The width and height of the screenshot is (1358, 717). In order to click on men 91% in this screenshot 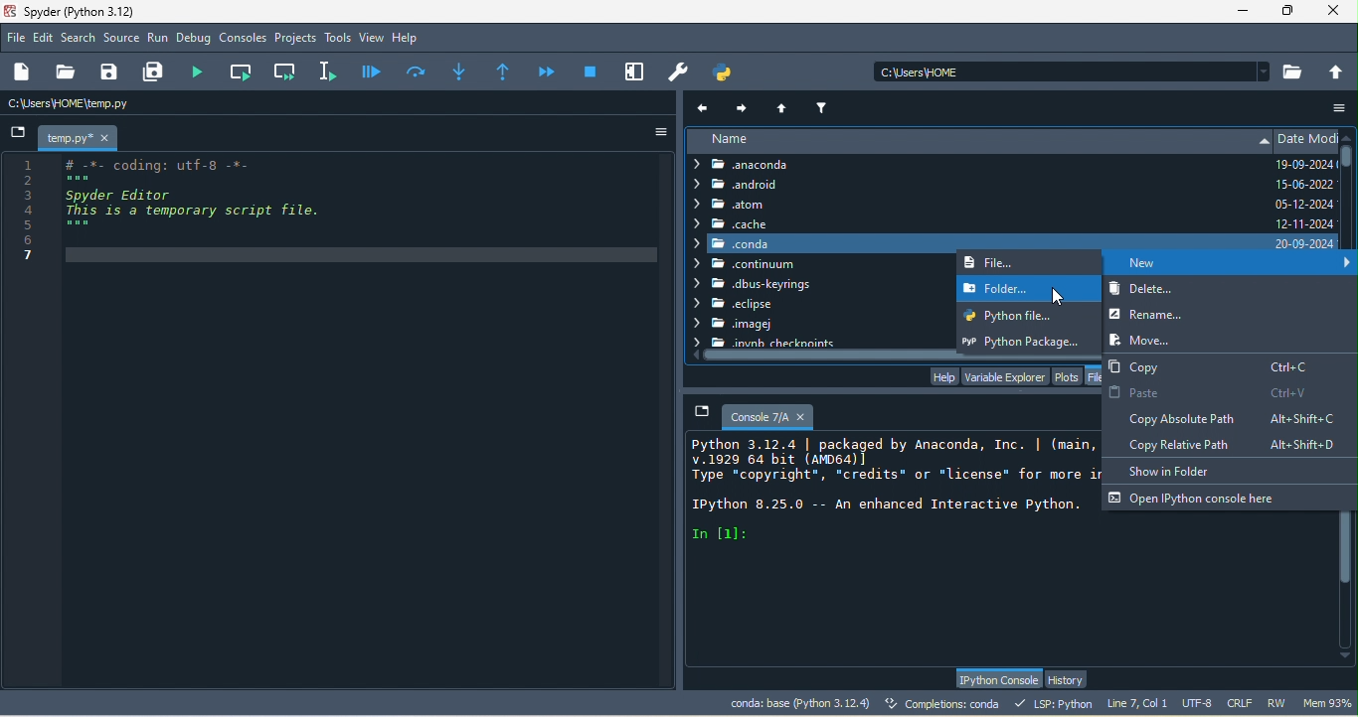, I will do `click(1330, 702)`.